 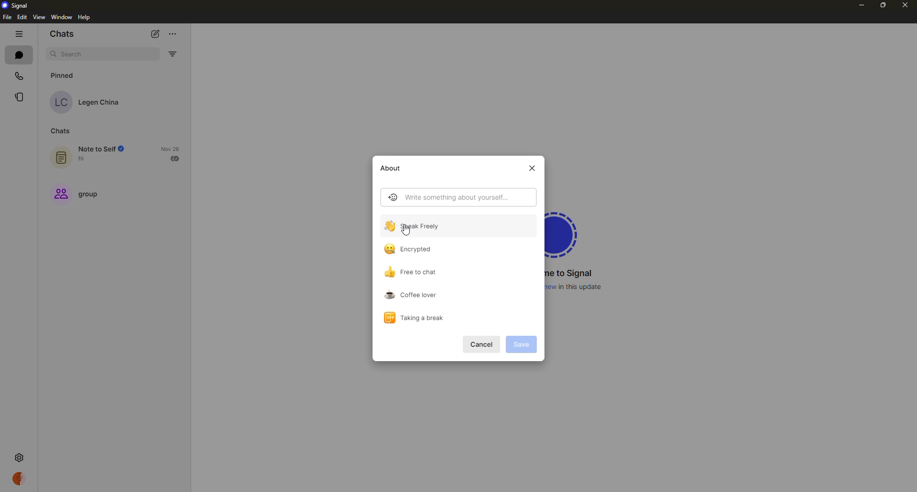 What do you see at coordinates (416, 225) in the screenshot?
I see `speak freely` at bounding box center [416, 225].